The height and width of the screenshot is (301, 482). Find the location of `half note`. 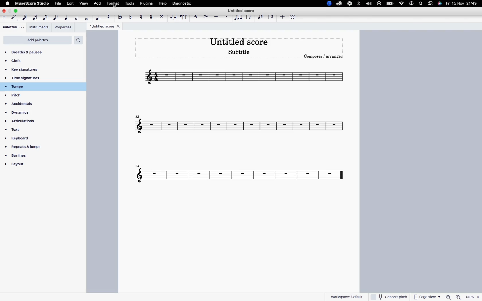

half note is located at coordinates (77, 17).